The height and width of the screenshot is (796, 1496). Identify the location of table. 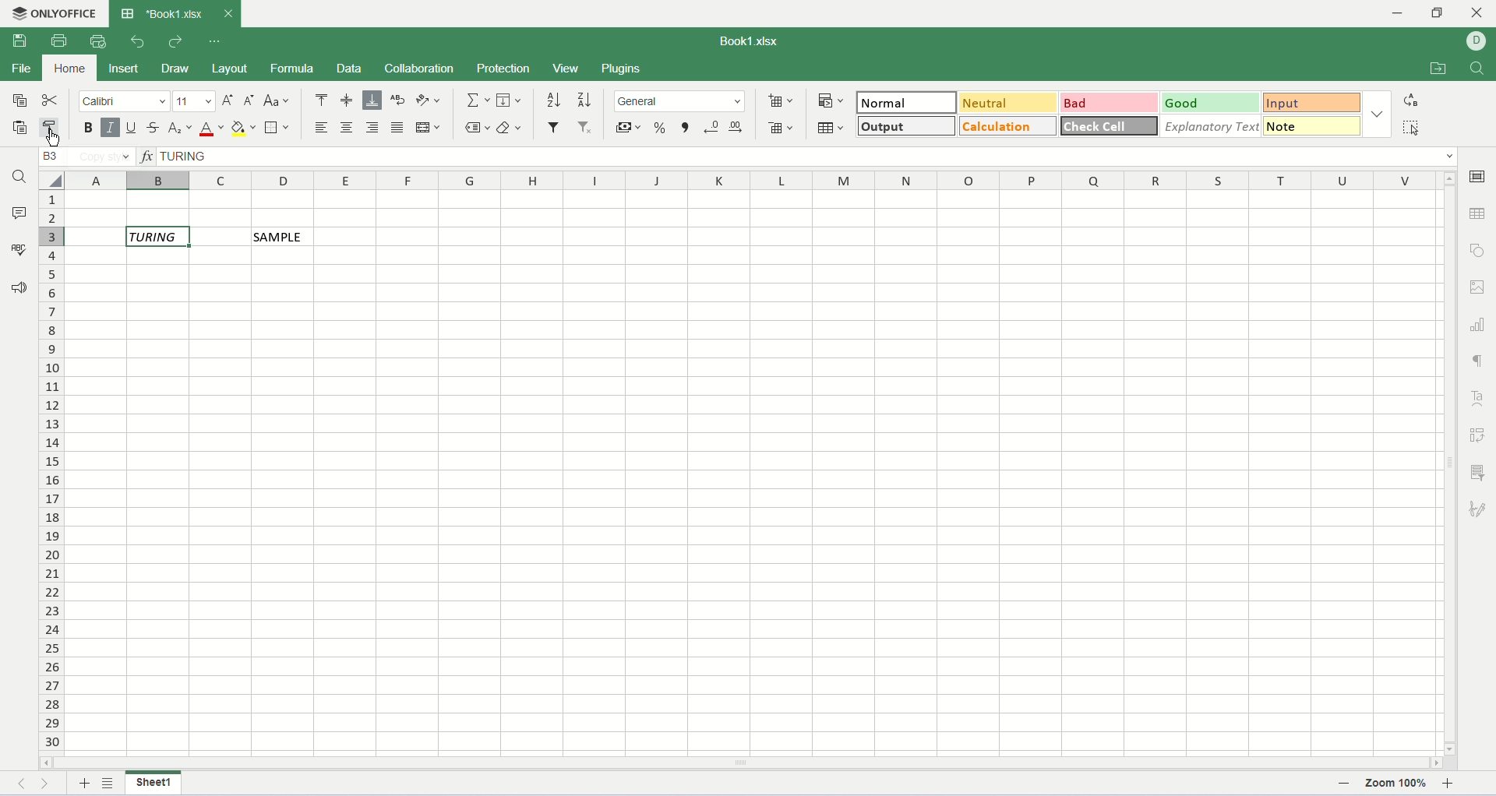
(832, 127).